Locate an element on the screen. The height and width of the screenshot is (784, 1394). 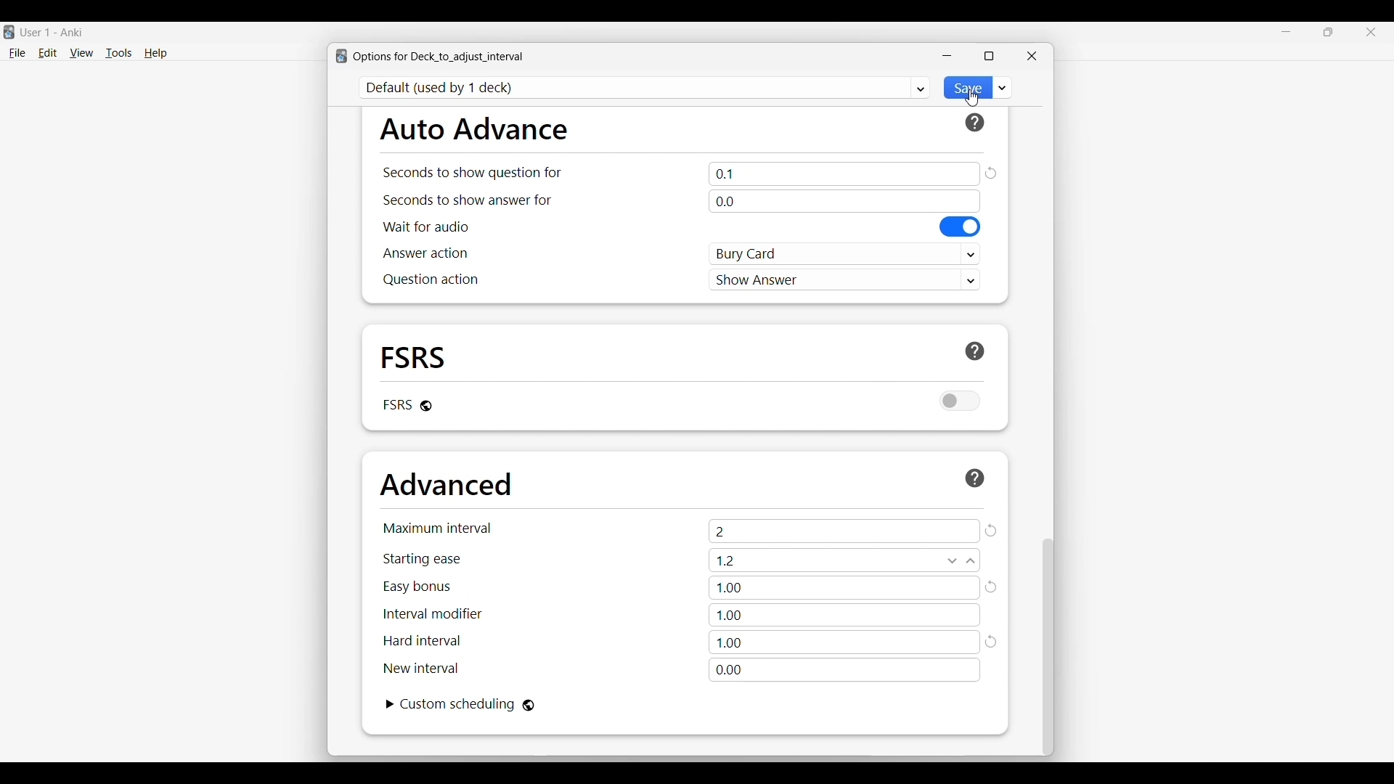
Edit menu is located at coordinates (48, 54).